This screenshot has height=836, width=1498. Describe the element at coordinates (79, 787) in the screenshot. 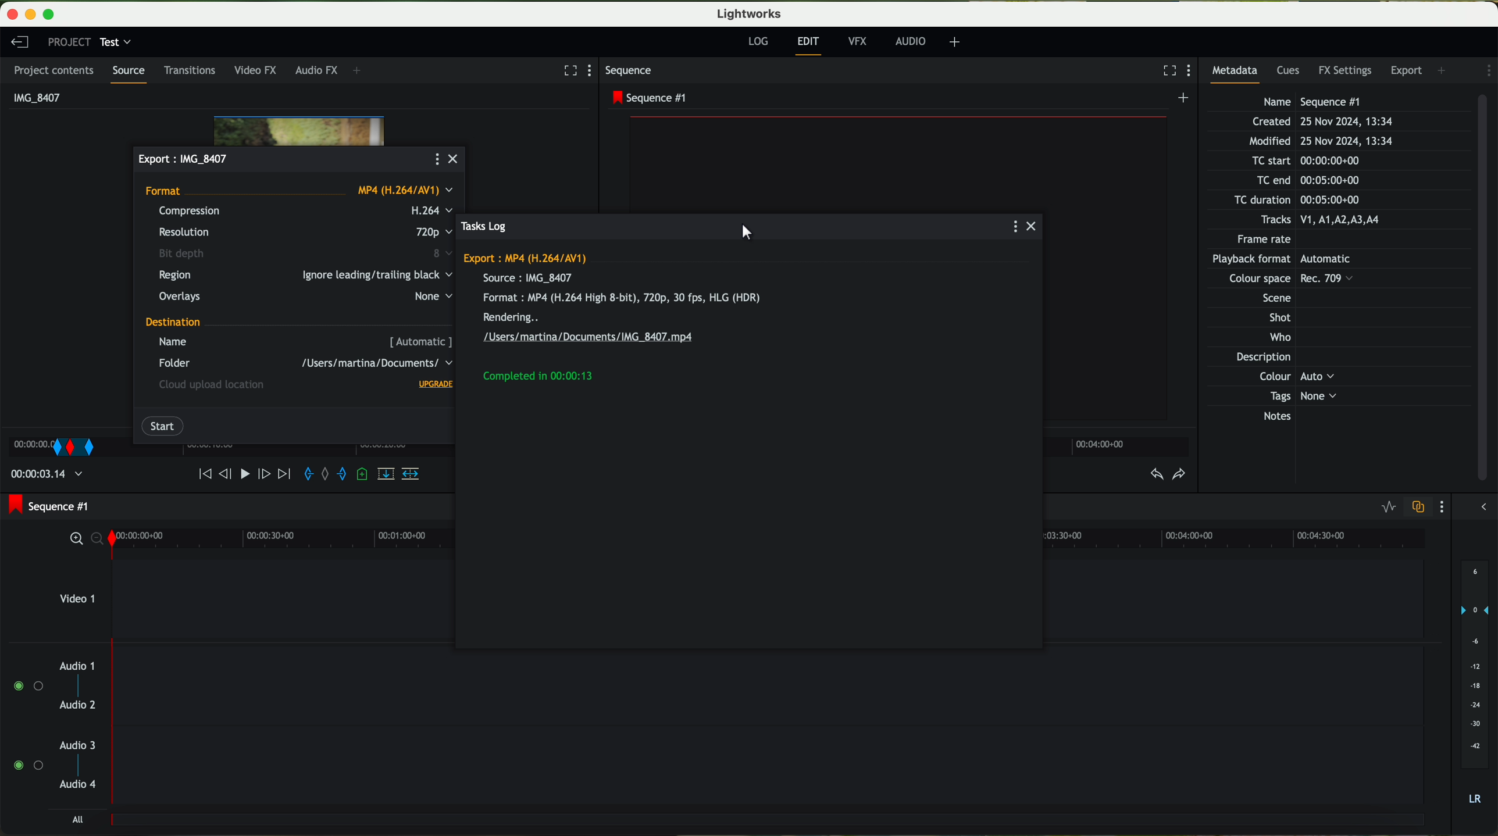

I see `audio 4` at that location.